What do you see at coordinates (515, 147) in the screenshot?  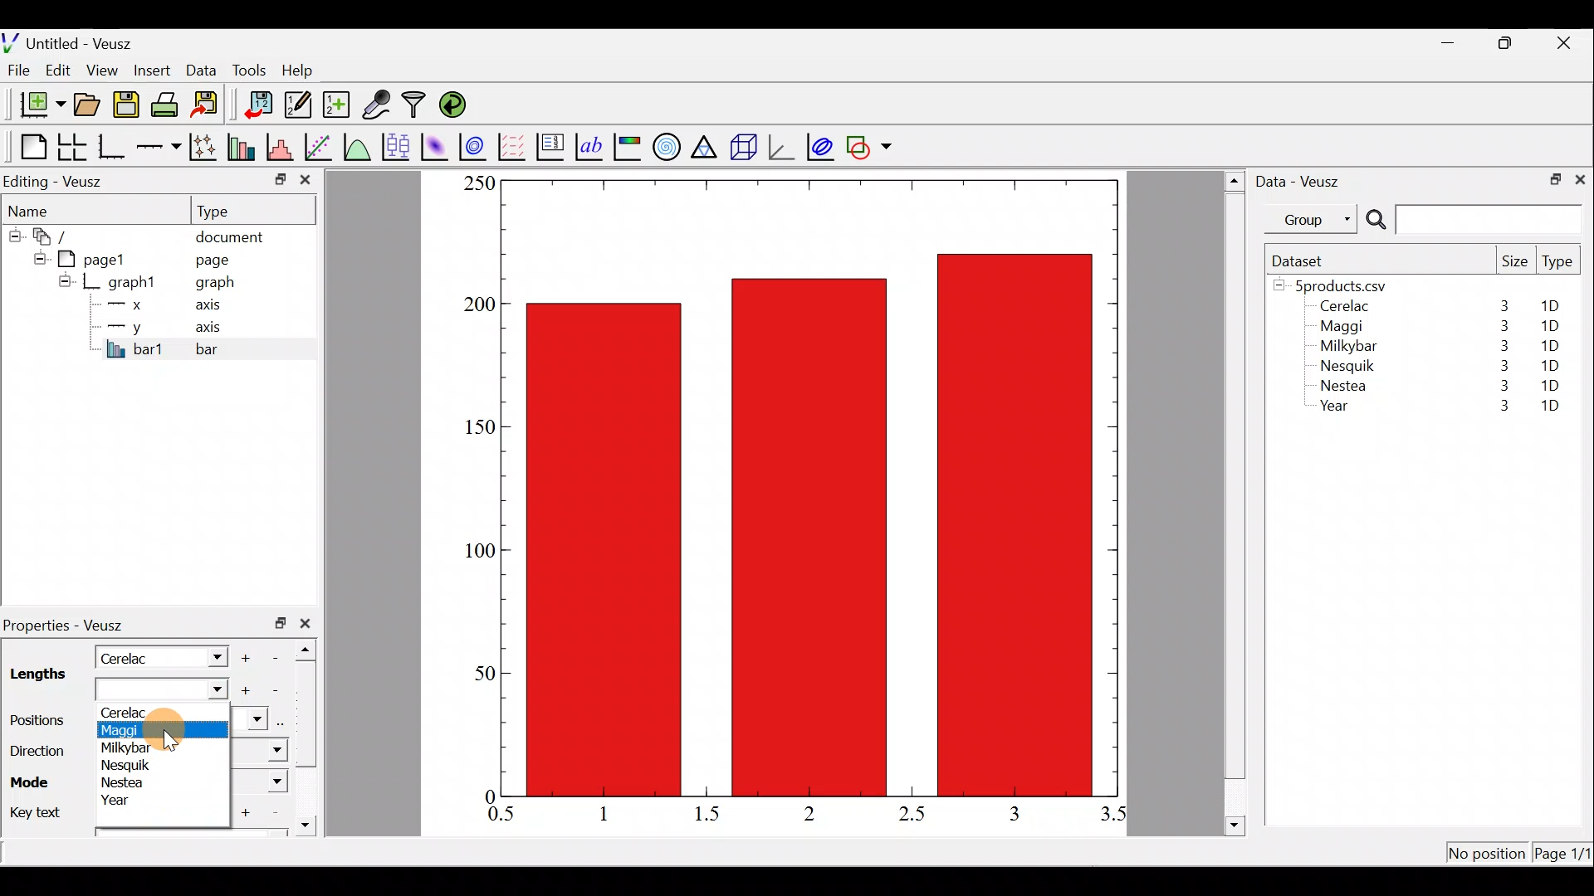 I see `Plot a vector field` at bounding box center [515, 147].